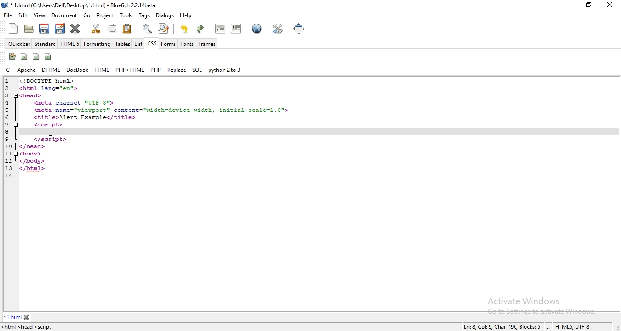  I want to click on tables, so click(121, 44).